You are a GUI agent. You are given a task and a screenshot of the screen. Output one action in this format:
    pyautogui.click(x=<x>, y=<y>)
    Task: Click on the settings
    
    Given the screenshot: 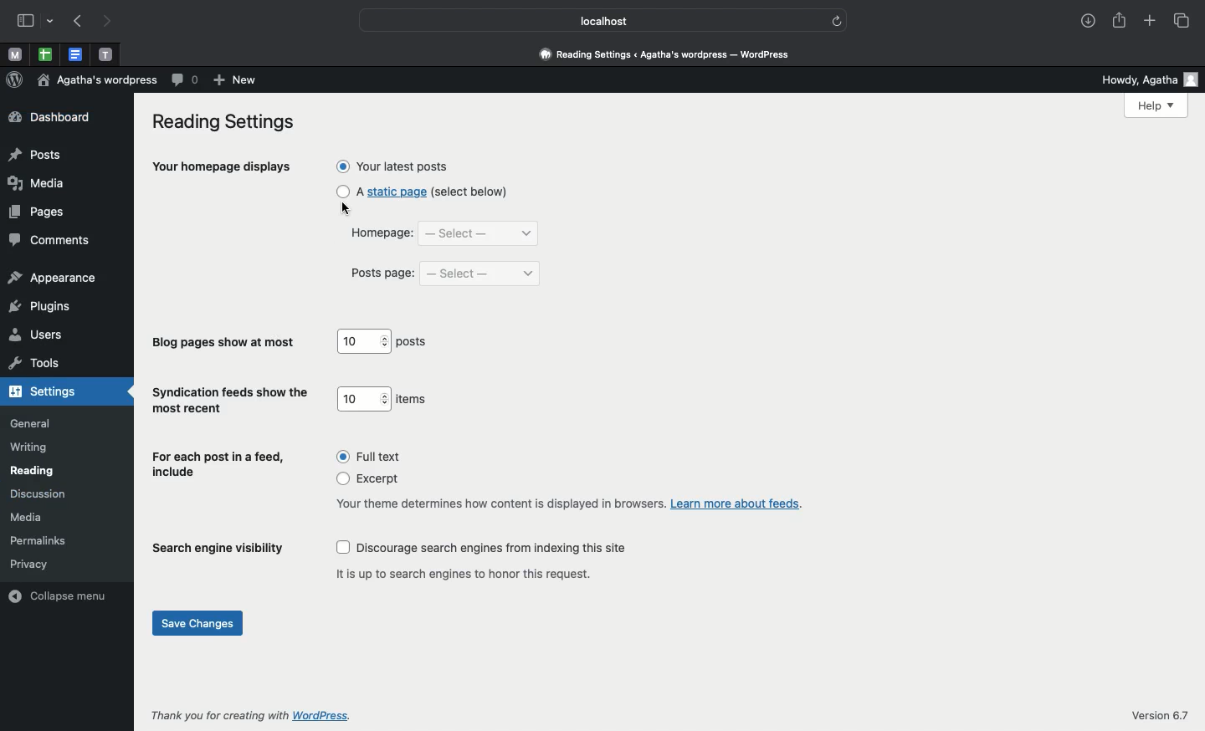 What is the action you would take?
    pyautogui.click(x=48, y=392)
    